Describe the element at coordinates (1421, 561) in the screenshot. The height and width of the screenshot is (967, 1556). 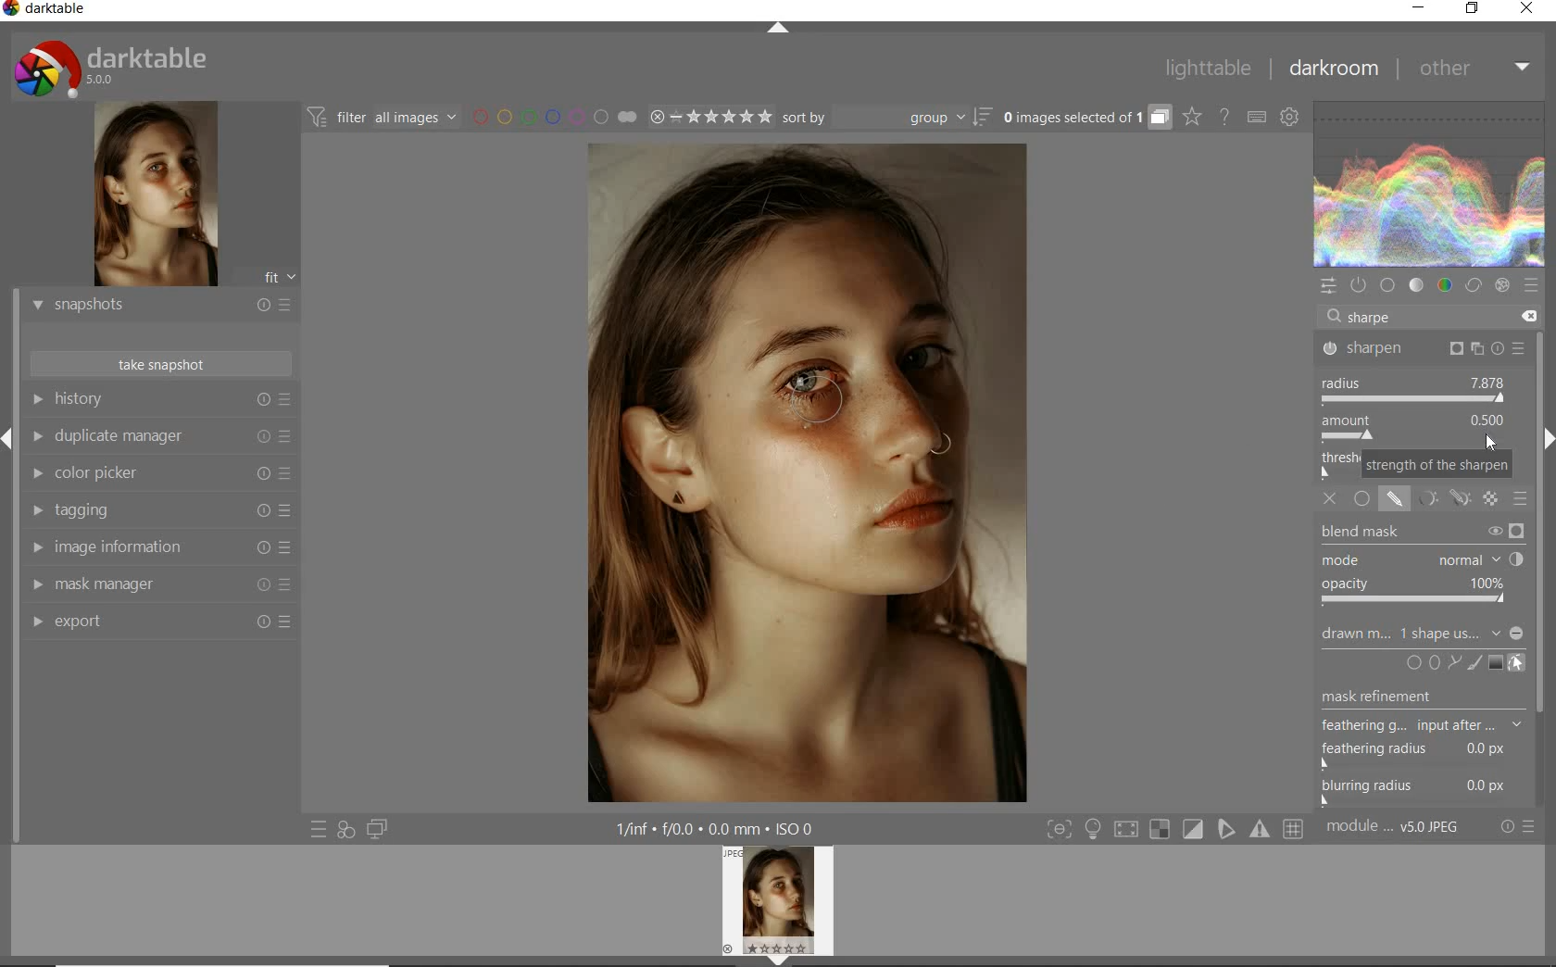
I see `MODE` at that location.